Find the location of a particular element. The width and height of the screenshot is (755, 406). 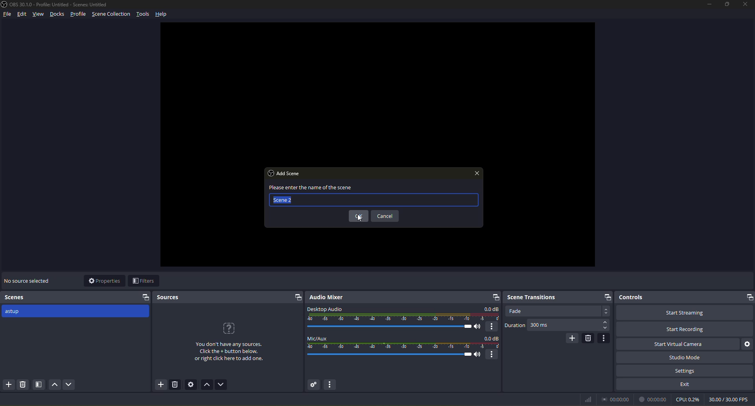

db is located at coordinates (490, 309).